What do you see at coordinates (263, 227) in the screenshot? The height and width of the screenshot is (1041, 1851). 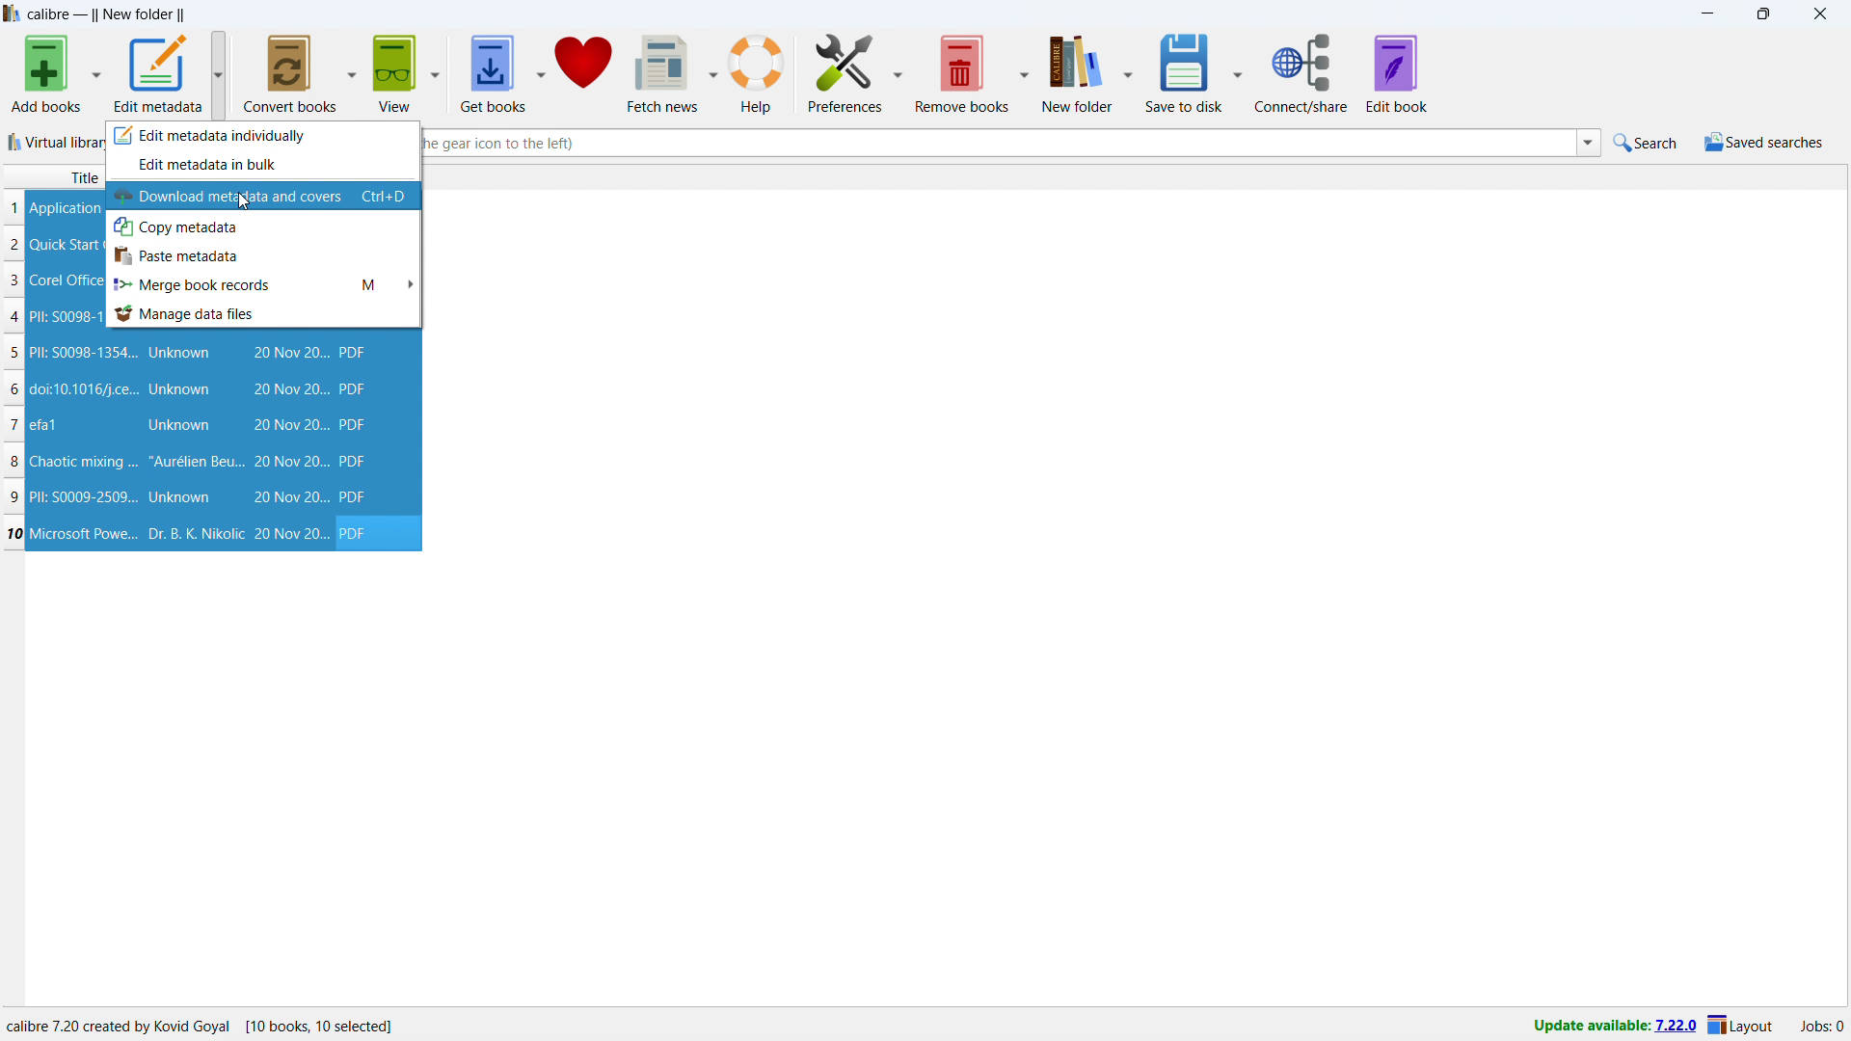 I see `copy metadata` at bounding box center [263, 227].